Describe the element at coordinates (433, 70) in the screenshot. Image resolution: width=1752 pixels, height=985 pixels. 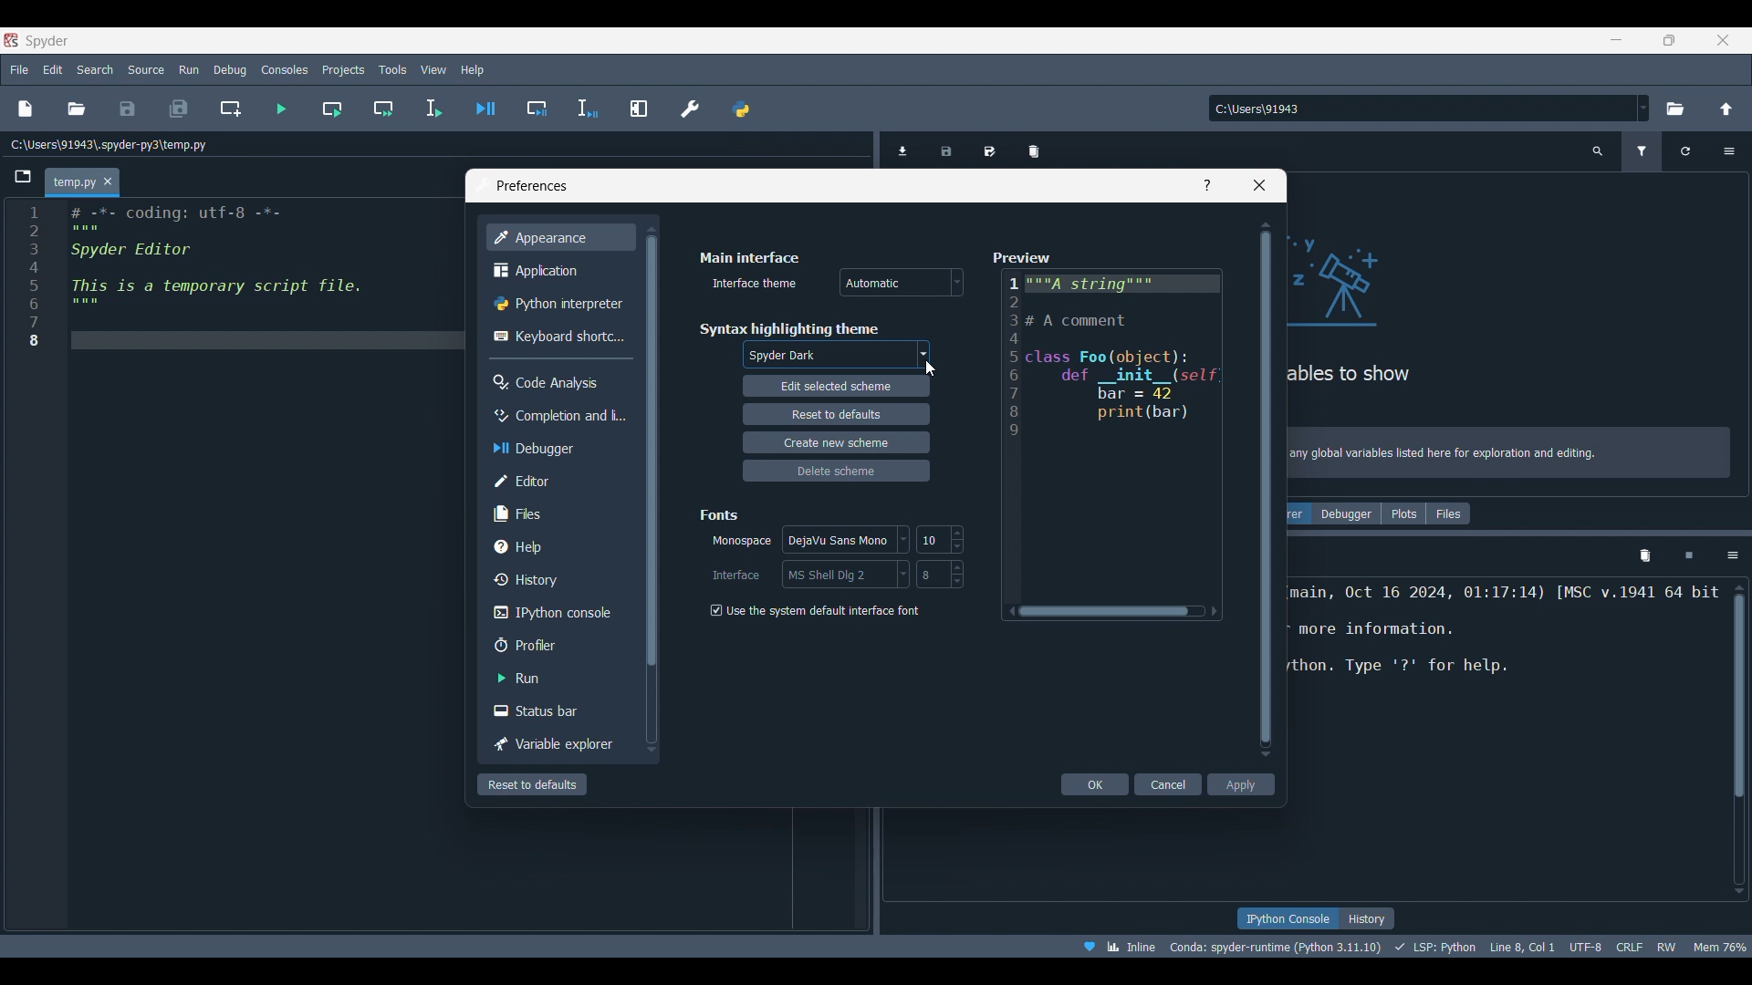
I see `View menu` at that location.